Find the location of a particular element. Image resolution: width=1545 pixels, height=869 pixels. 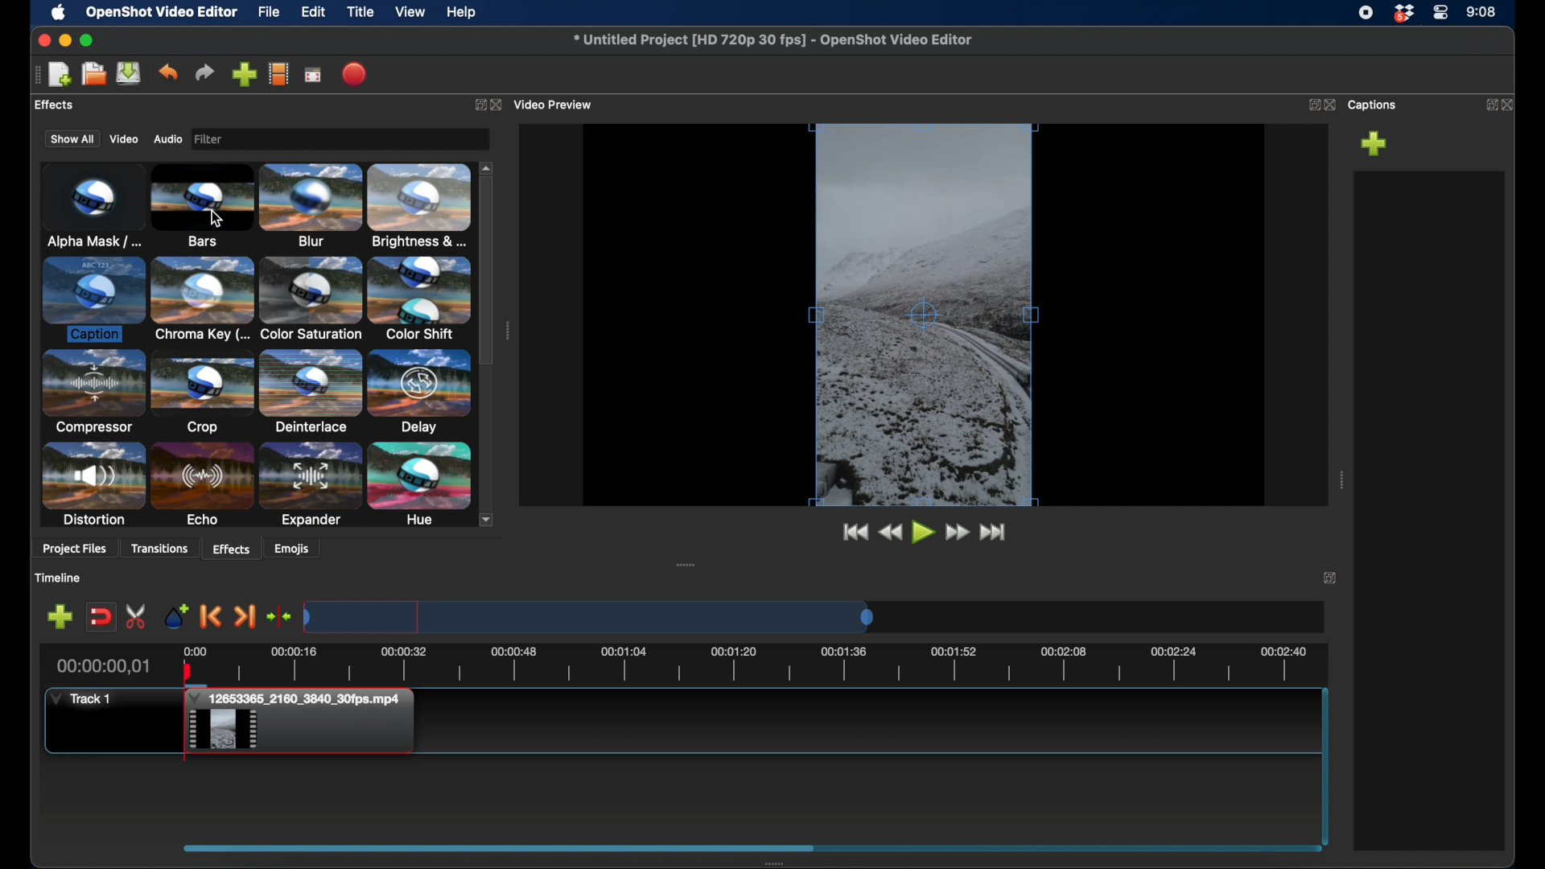

drag handle is located at coordinates (32, 75).